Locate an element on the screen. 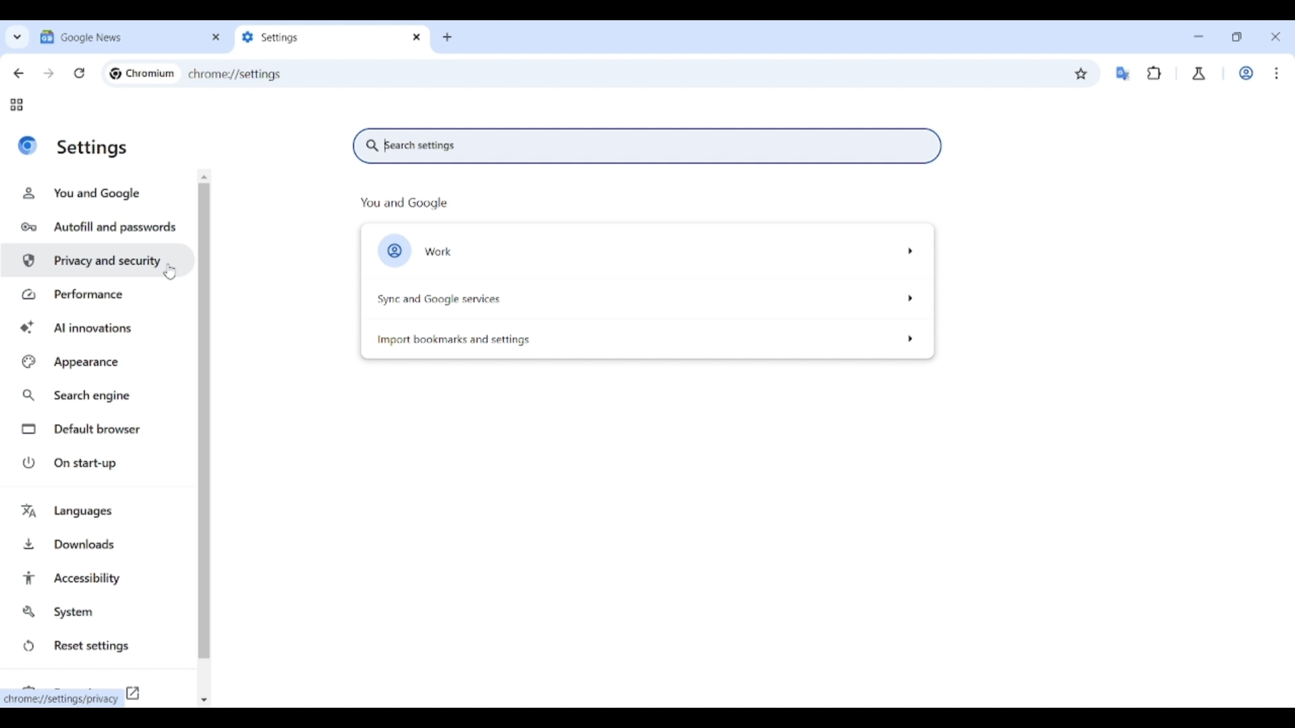 The image size is (1295, 728). chrome//settings/privacy is located at coordinates (63, 700).